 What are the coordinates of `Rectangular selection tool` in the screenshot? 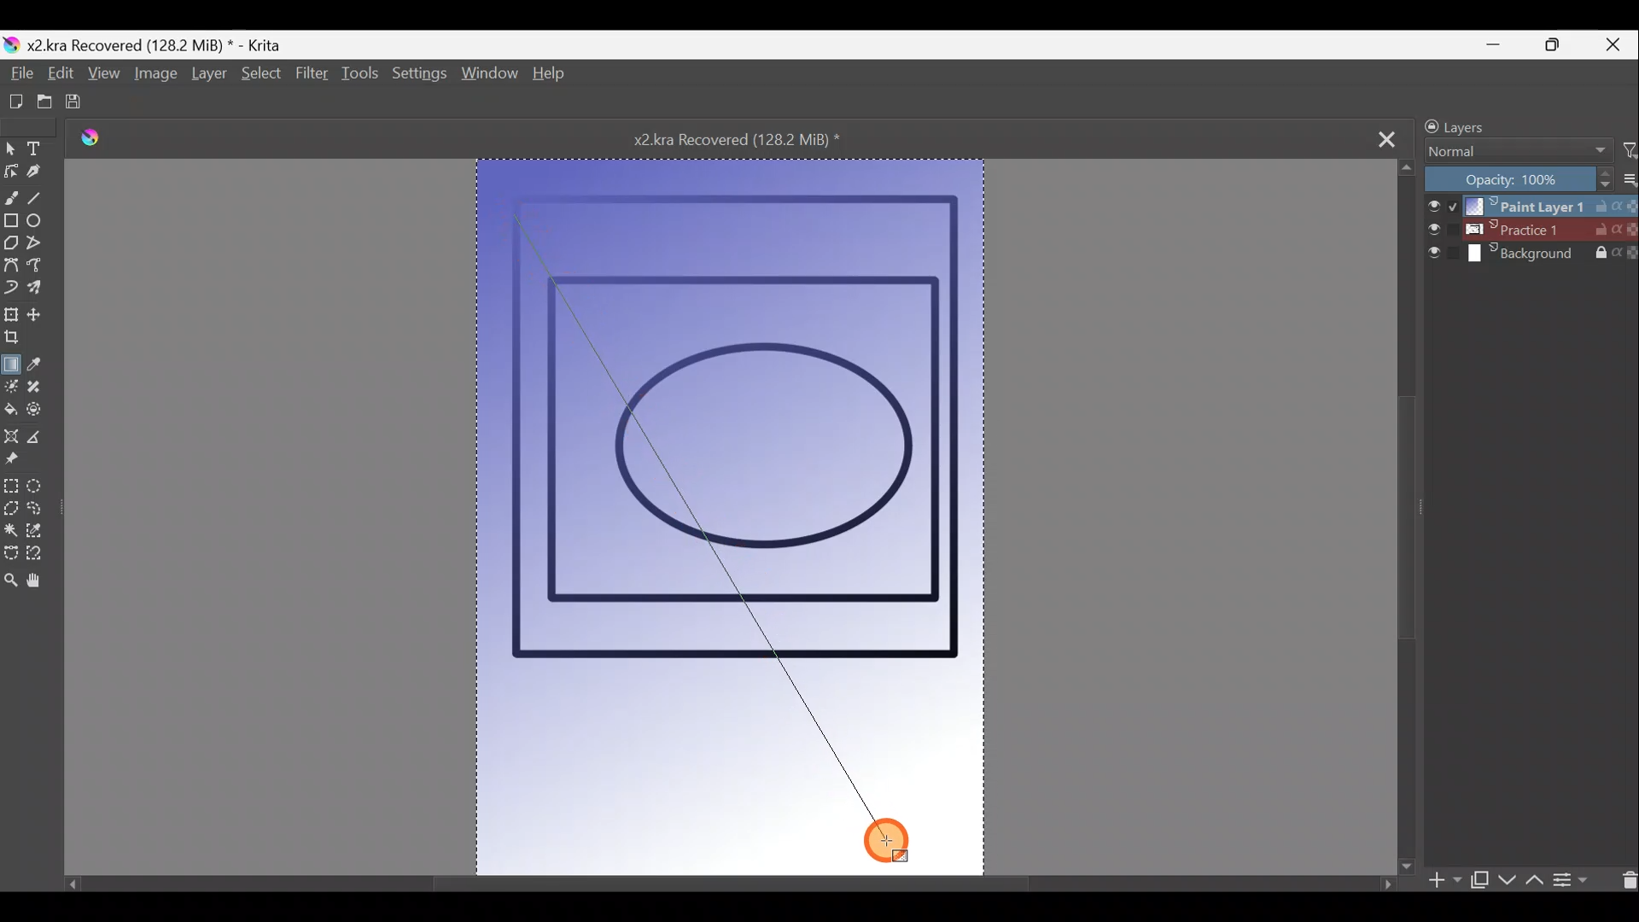 It's located at (10, 488).